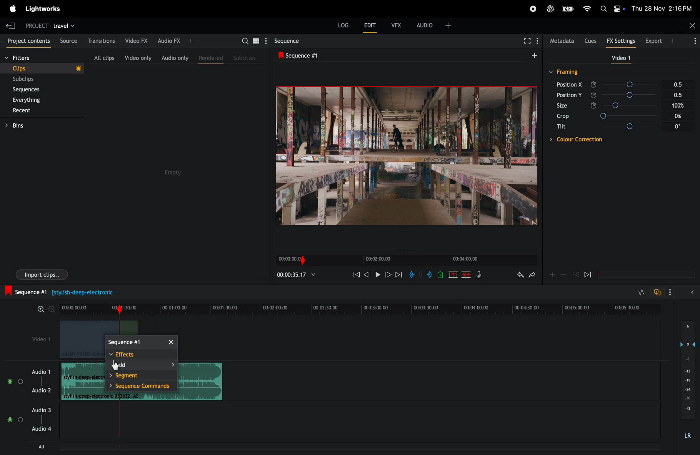 Image resolution: width=700 pixels, height=455 pixels. What do you see at coordinates (434, 25) in the screenshot?
I see `audio` at bounding box center [434, 25].